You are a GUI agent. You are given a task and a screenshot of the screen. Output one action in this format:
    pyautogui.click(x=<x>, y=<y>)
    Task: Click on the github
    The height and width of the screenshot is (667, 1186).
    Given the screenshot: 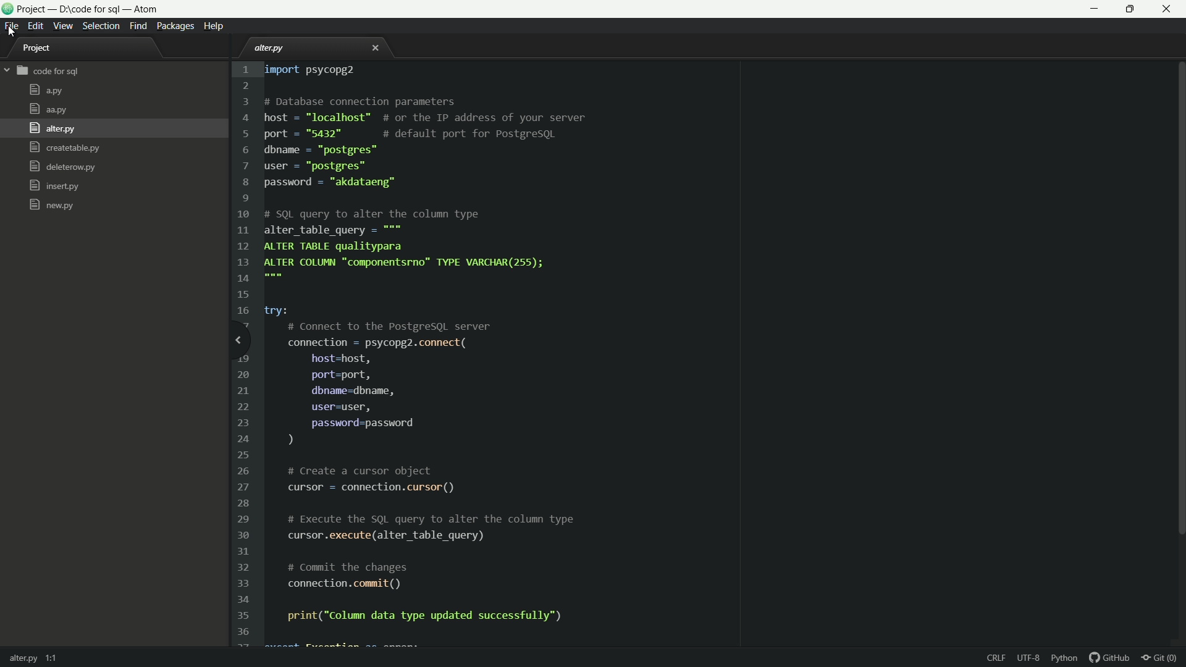 What is the action you would take?
    pyautogui.click(x=1110, y=658)
    